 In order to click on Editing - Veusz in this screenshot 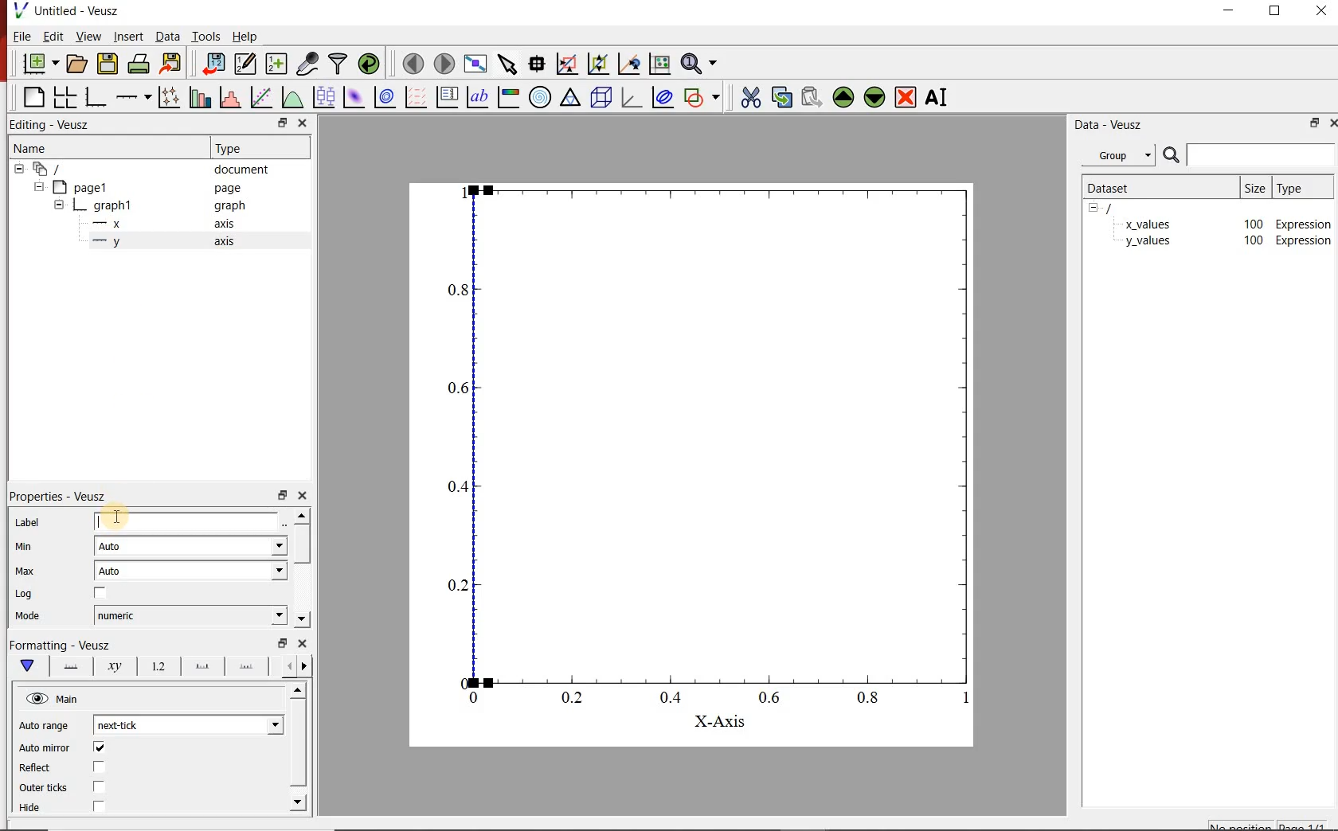, I will do `click(51, 125)`.